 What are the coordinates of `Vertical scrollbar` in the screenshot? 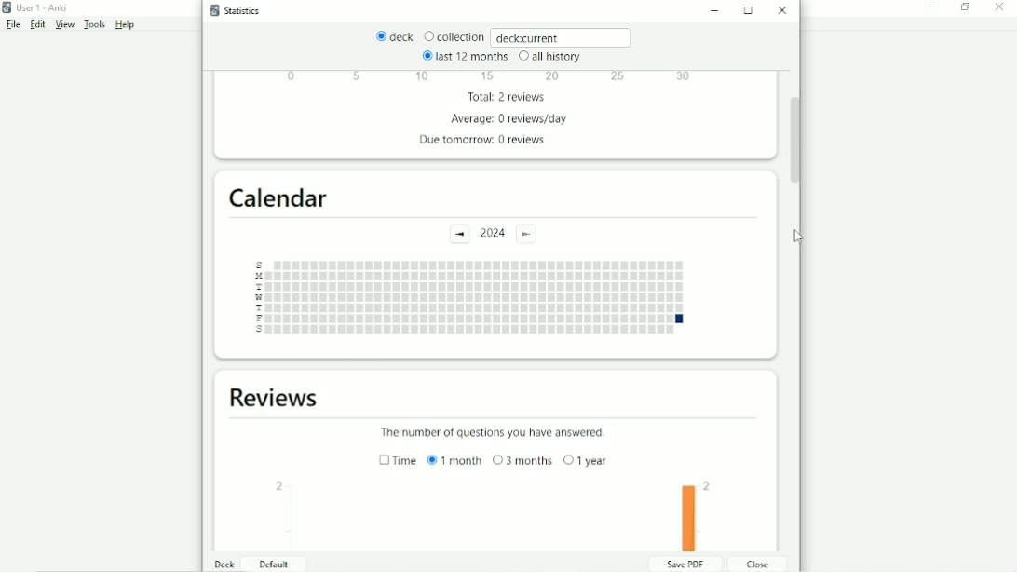 It's located at (798, 143).